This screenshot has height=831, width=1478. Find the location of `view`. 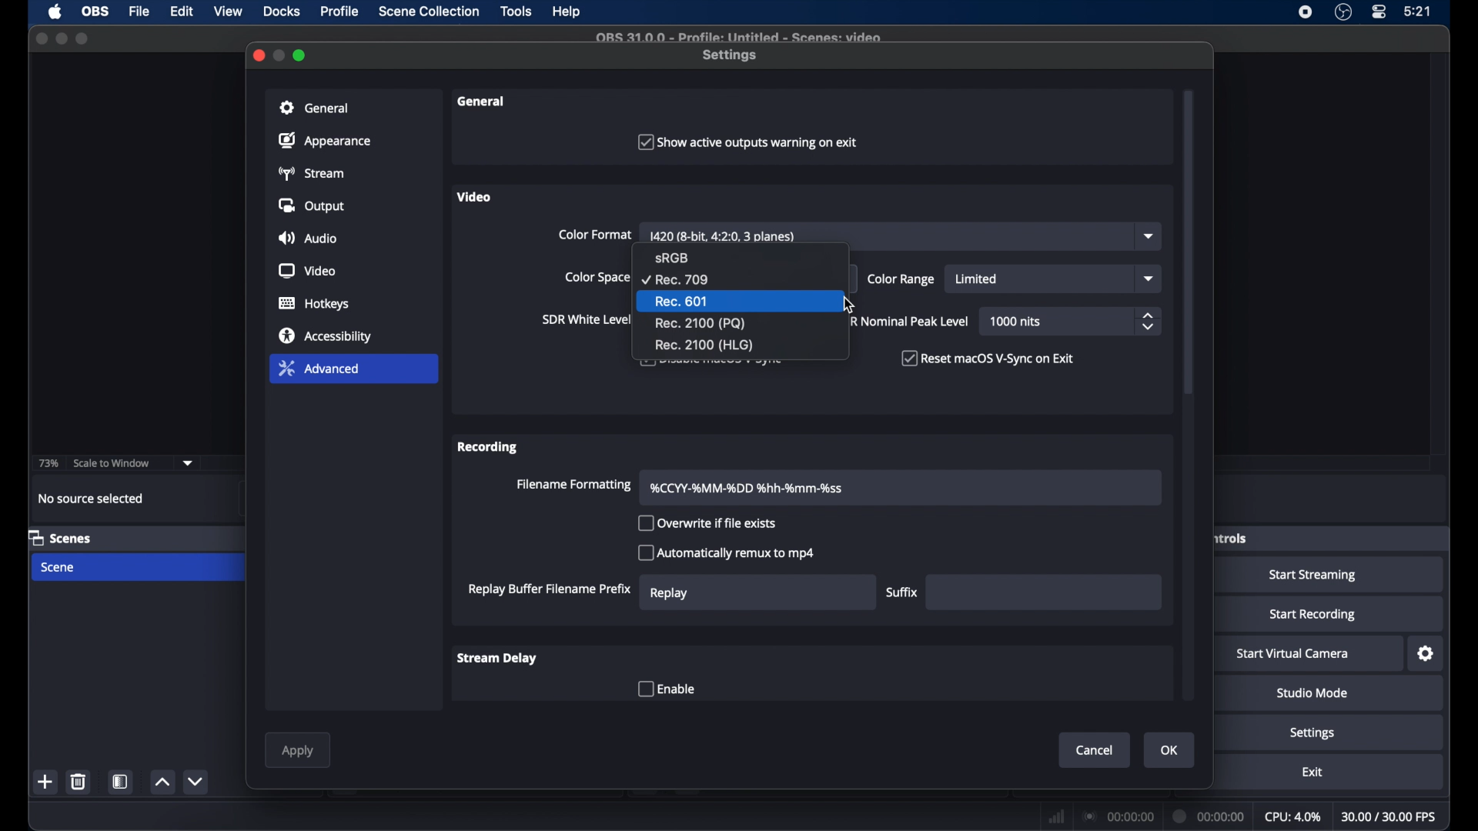

view is located at coordinates (228, 12).